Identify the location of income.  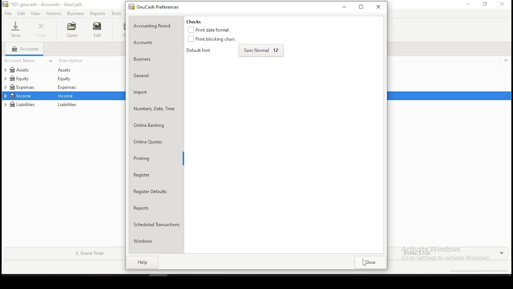
(22, 96).